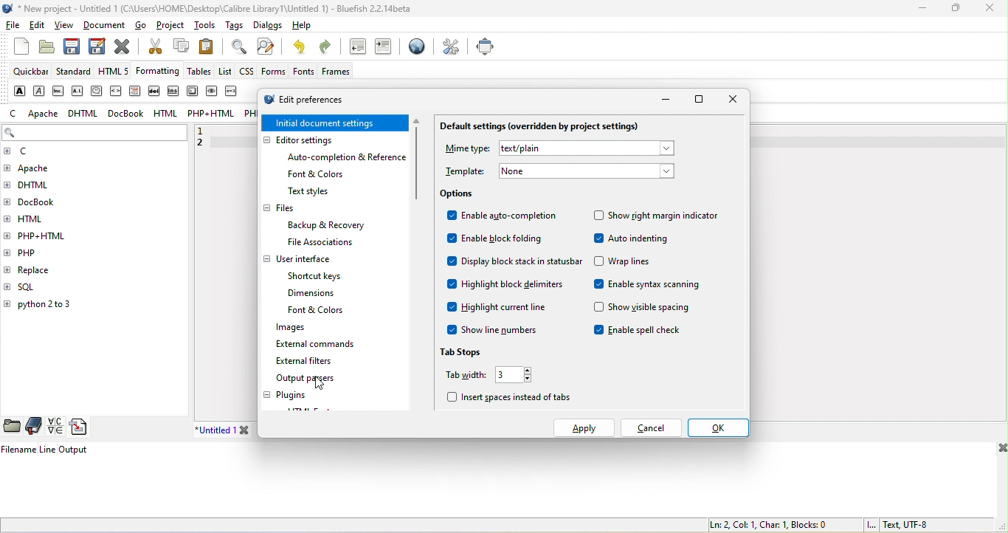  Describe the element at coordinates (486, 46) in the screenshot. I see `full screen` at that location.